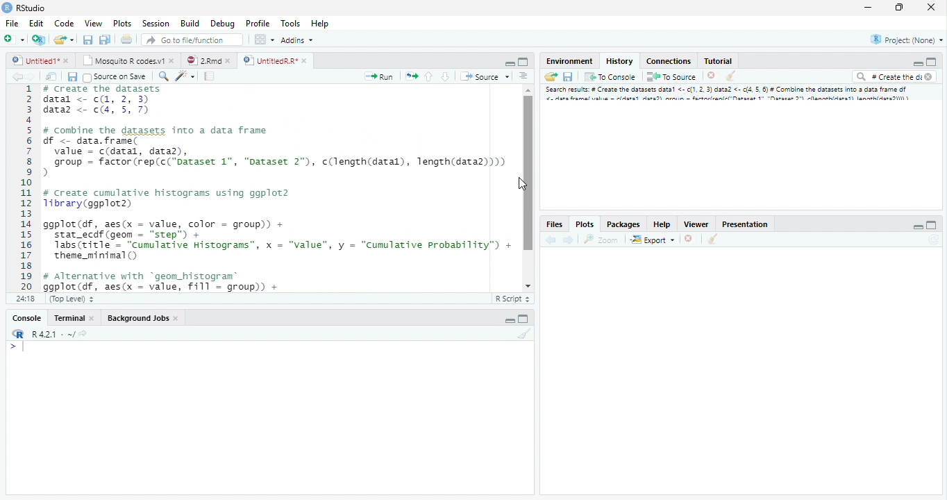 Image resolution: width=947 pixels, height=500 pixels. I want to click on Build, so click(191, 24).